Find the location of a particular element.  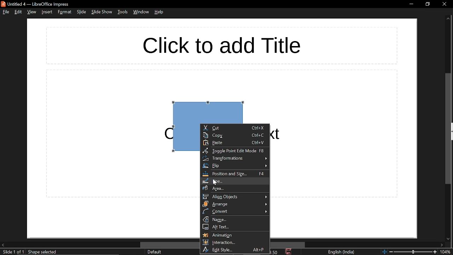

current slide is located at coordinates (13, 252).